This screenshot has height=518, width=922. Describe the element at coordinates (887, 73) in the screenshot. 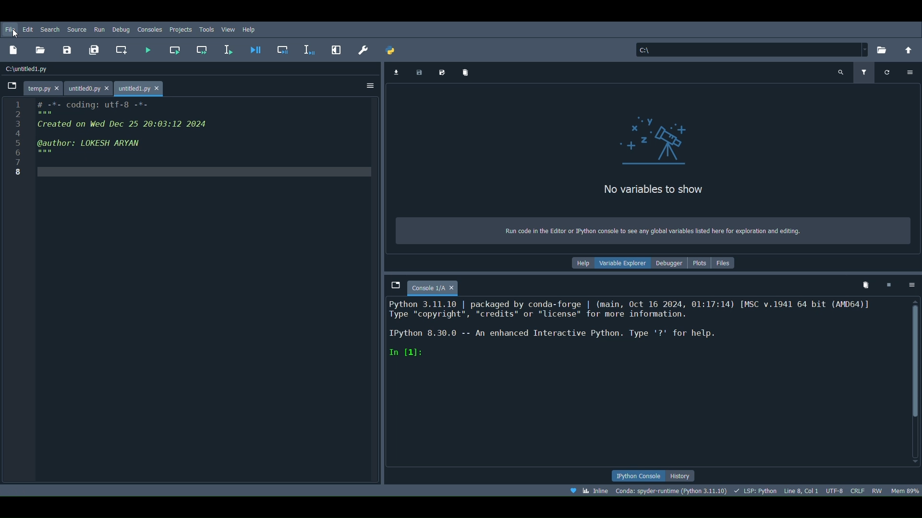

I see `Refresh variables (Ctrl + R)` at that location.